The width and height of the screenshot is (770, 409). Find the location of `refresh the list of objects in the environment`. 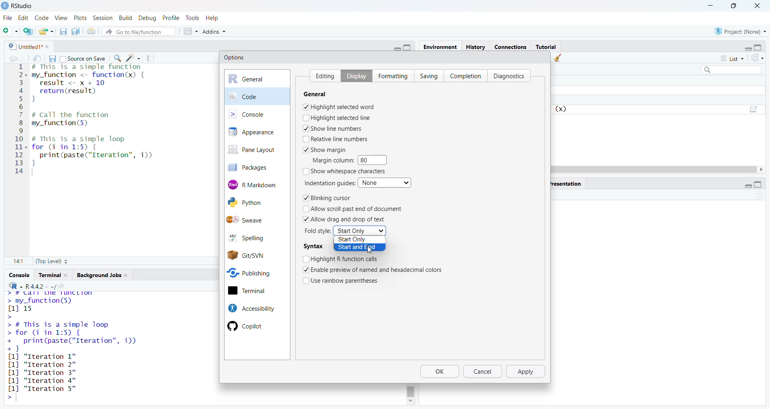

refresh the list of objects in the environment is located at coordinates (761, 59).